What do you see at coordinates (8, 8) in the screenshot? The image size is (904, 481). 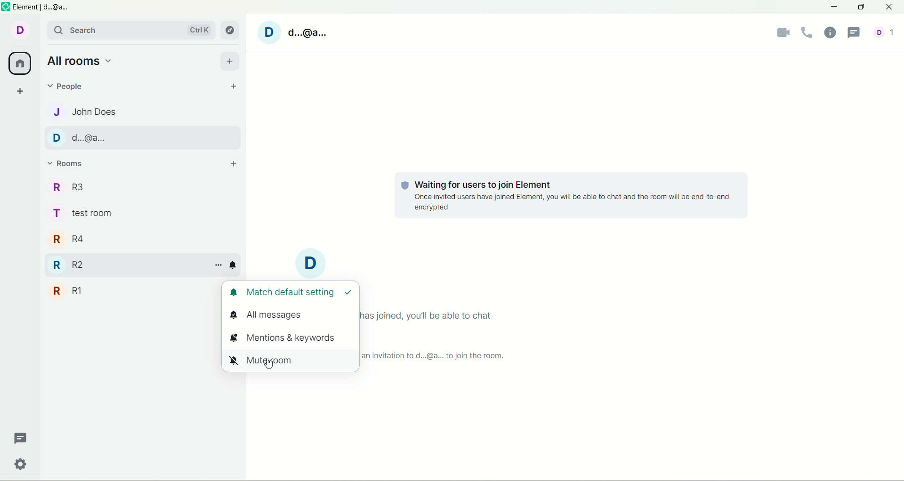 I see `logo` at bounding box center [8, 8].